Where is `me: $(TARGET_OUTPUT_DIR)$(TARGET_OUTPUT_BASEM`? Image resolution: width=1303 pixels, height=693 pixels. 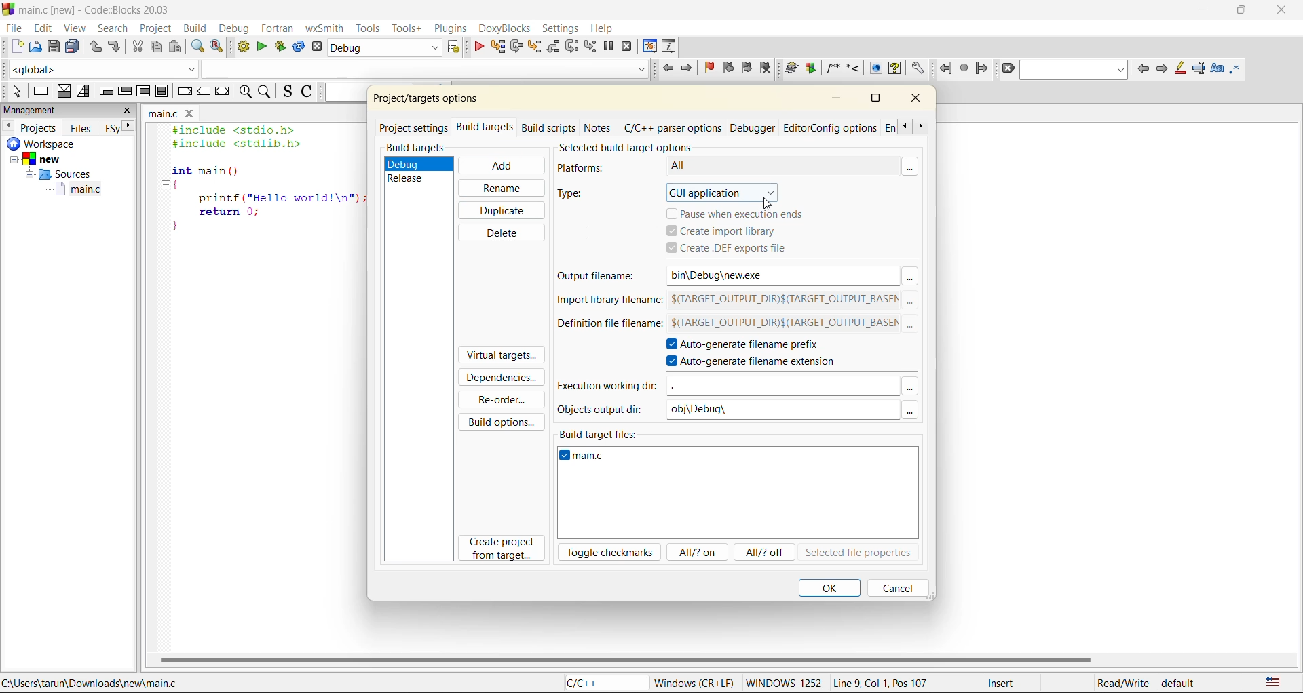 me: $(TARGET_OUTPUT_DIR)$(TARGET_OUTPUT_BASEM is located at coordinates (783, 300).